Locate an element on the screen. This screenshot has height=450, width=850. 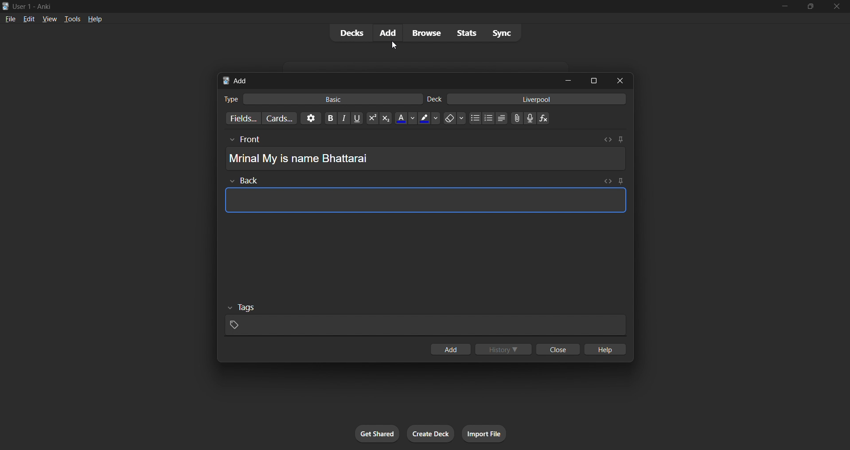
browse is located at coordinates (423, 32).